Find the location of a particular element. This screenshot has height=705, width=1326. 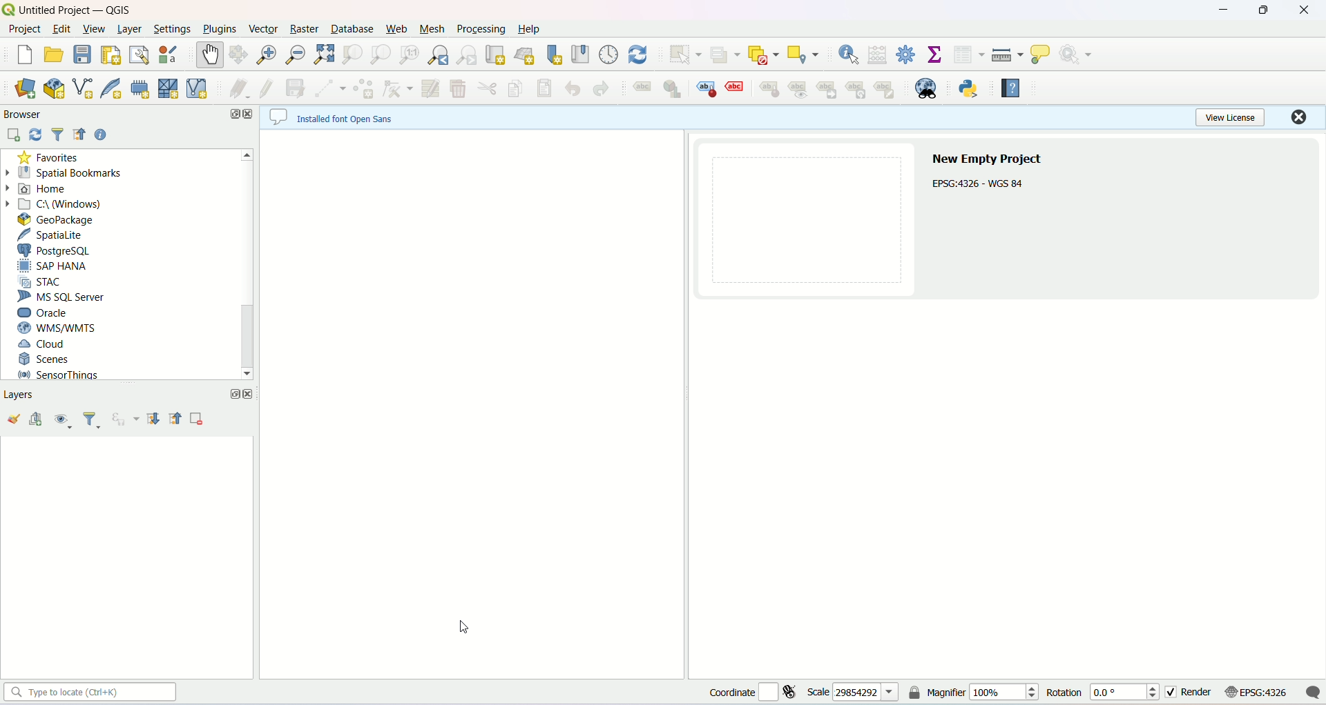

zoom to native resolution is located at coordinates (411, 56).